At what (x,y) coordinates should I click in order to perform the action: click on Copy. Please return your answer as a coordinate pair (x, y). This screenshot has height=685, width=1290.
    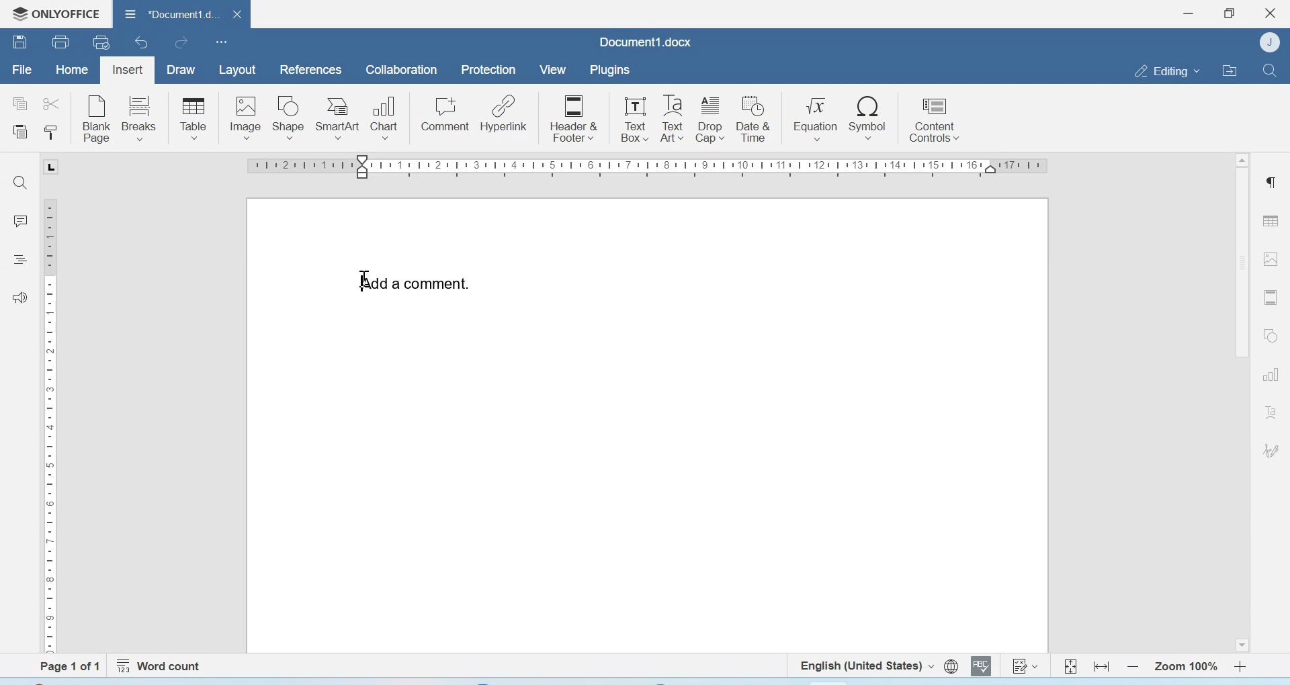
    Looking at the image, I should click on (21, 104).